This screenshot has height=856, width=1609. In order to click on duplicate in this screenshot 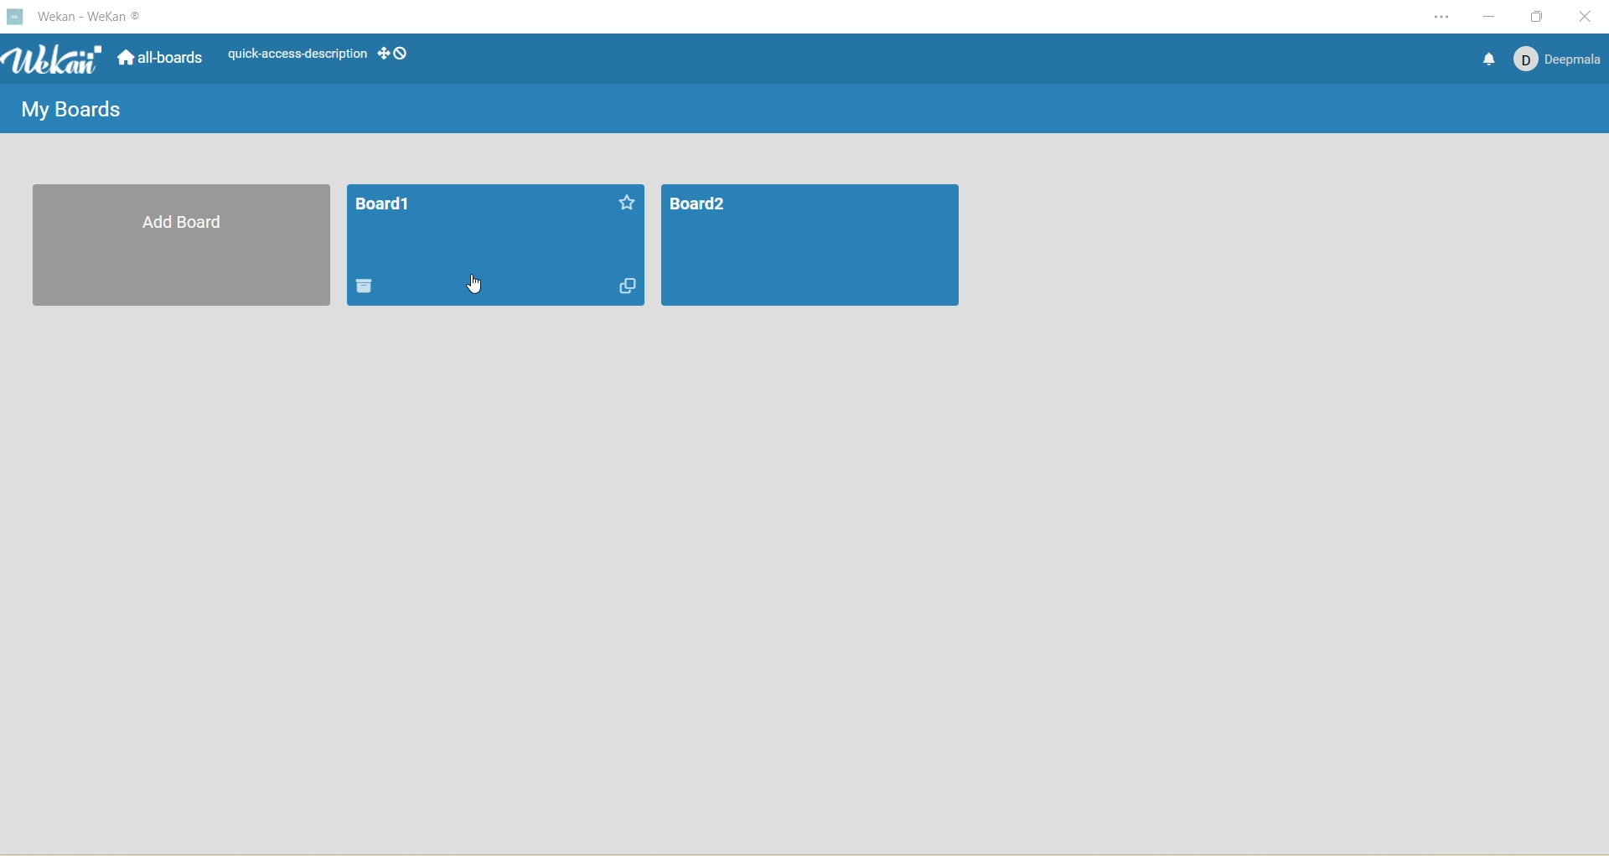, I will do `click(626, 286)`.